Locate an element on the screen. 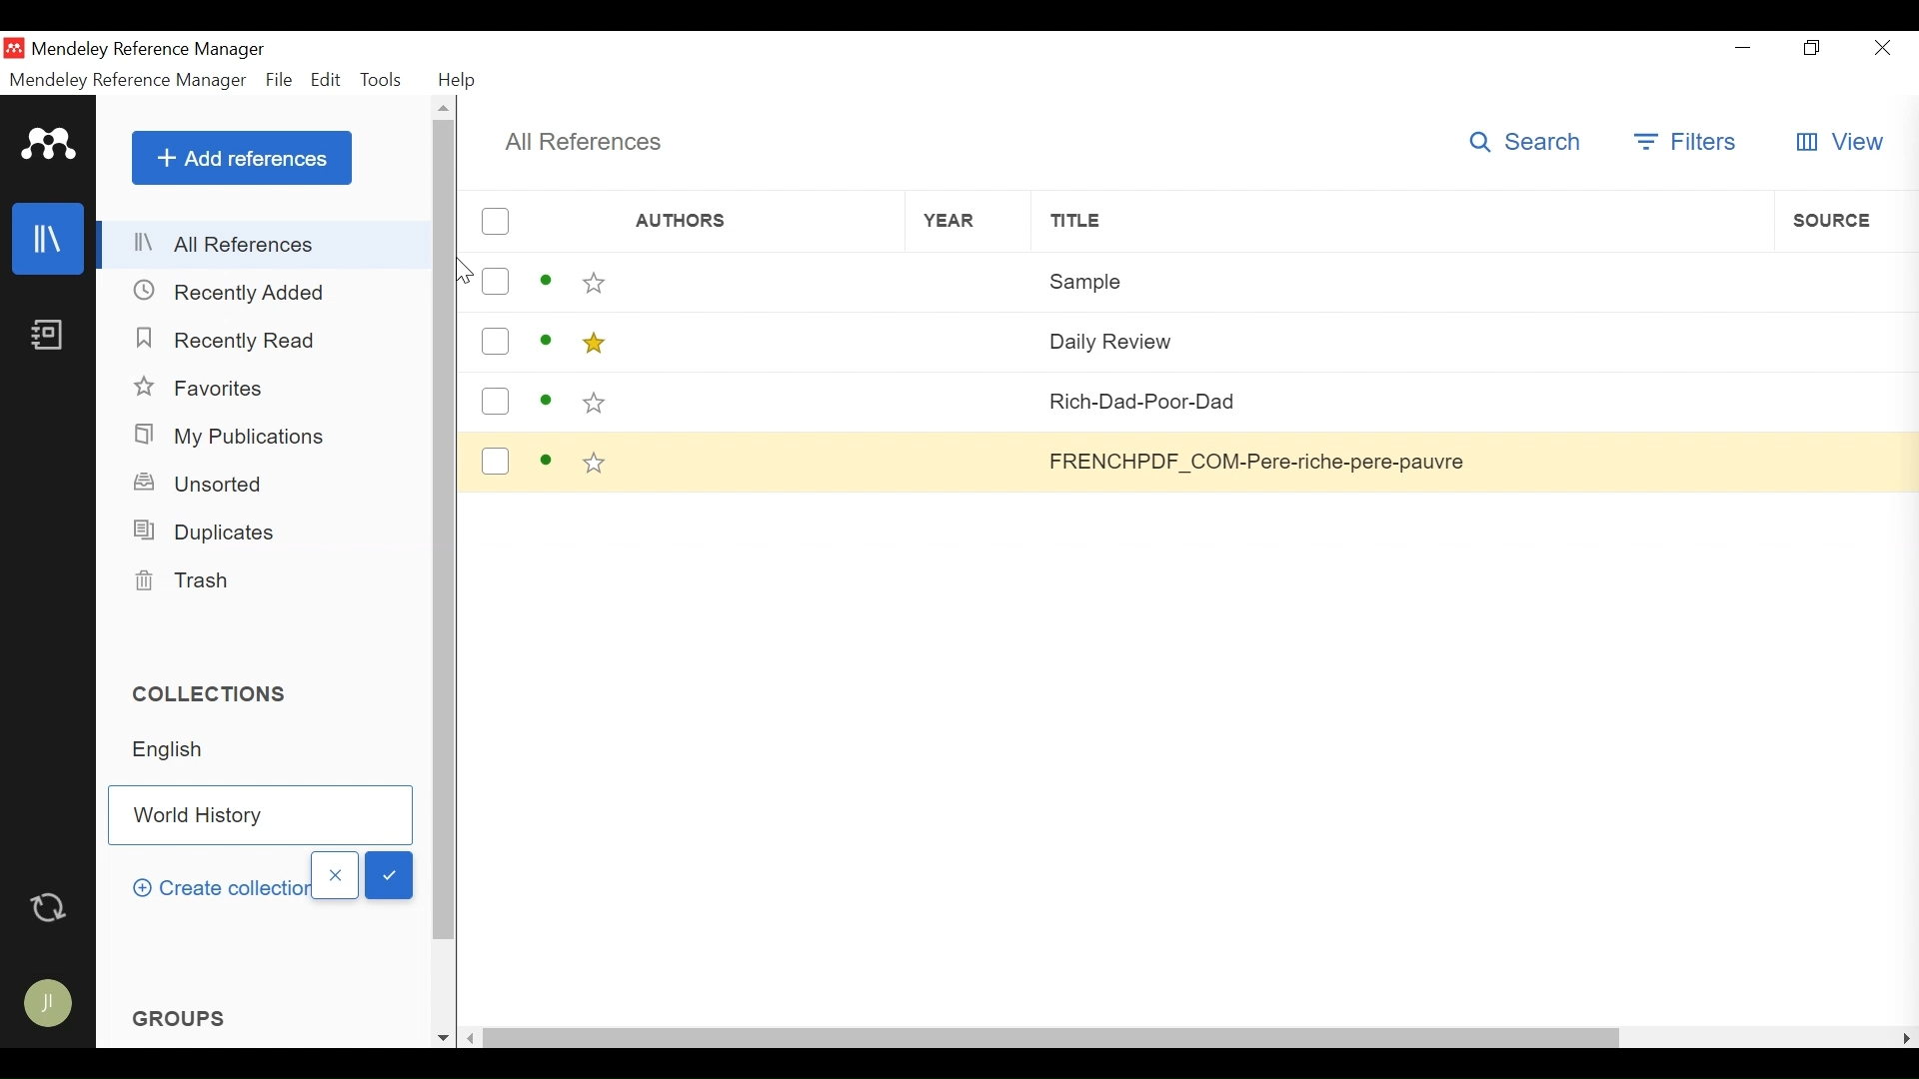  Source is located at coordinates (1839, 461).